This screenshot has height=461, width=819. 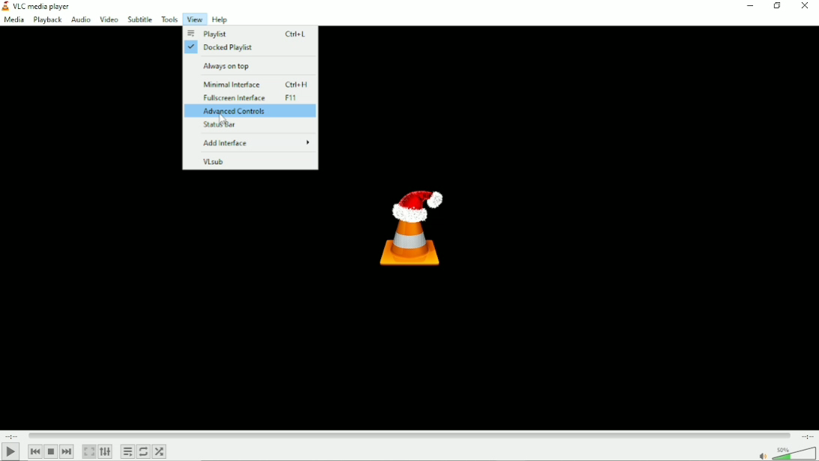 What do you see at coordinates (160, 451) in the screenshot?
I see `Random` at bounding box center [160, 451].